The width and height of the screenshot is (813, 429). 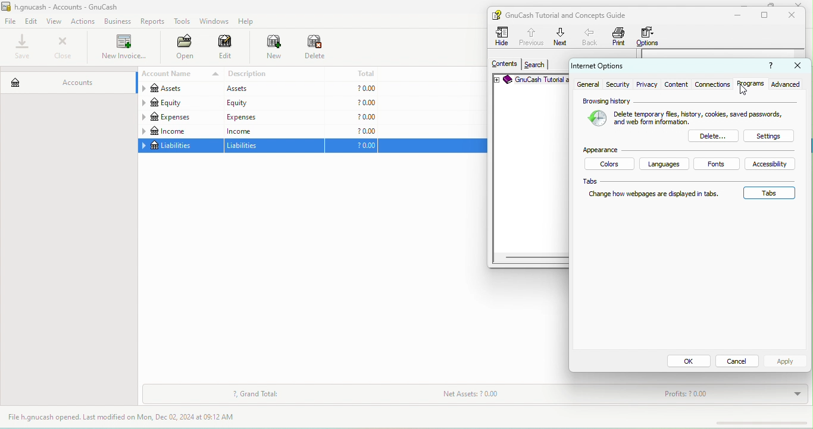 I want to click on internet options, so click(x=617, y=67).